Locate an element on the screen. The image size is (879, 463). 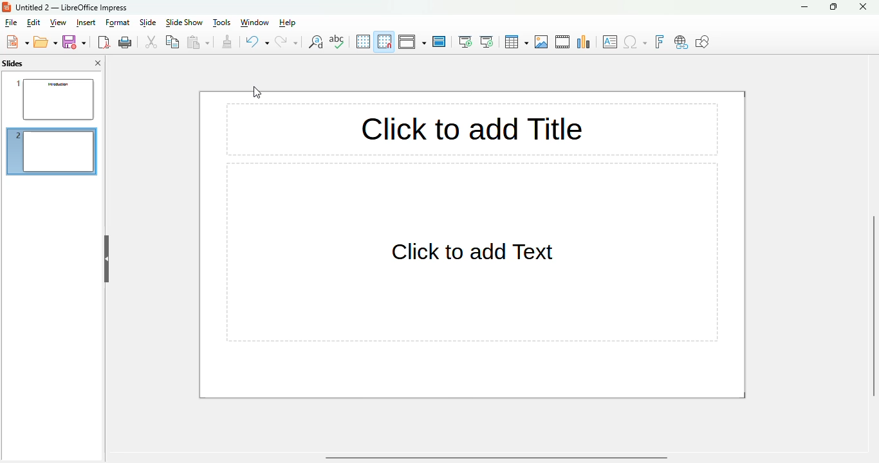
slide 1 selected is located at coordinates (51, 97).